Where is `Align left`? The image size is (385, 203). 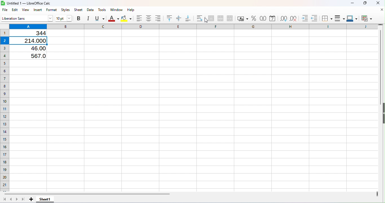 Align left is located at coordinates (140, 19).